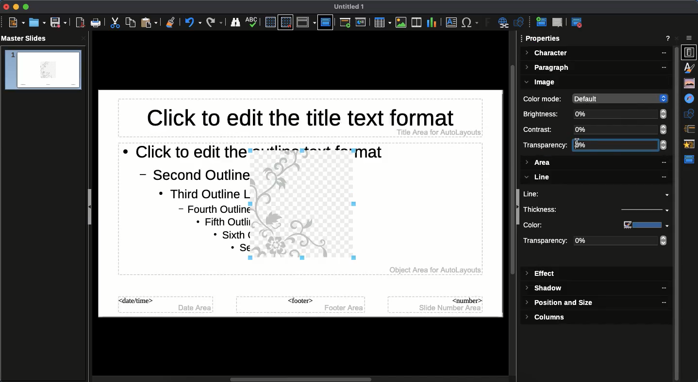 The height and width of the screenshot is (382, 698). Describe the element at coordinates (436, 304) in the screenshot. I see `Master slide number` at that location.